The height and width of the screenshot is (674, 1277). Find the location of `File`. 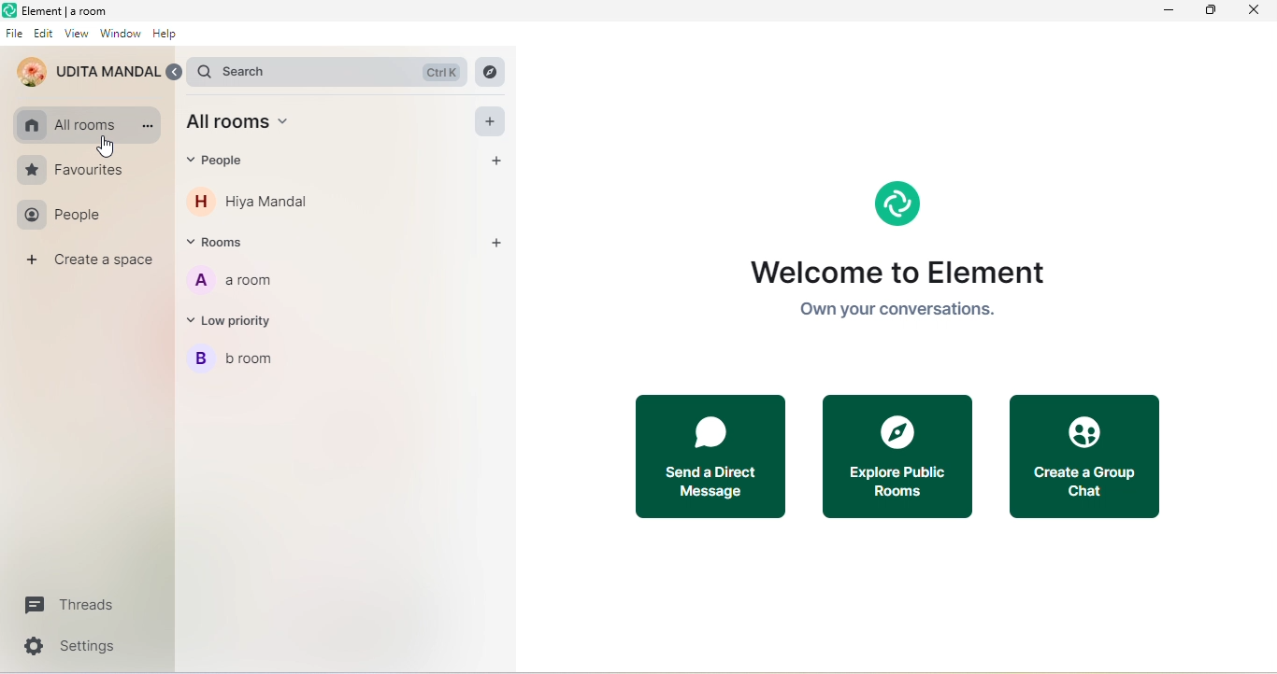

File is located at coordinates (13, 33).